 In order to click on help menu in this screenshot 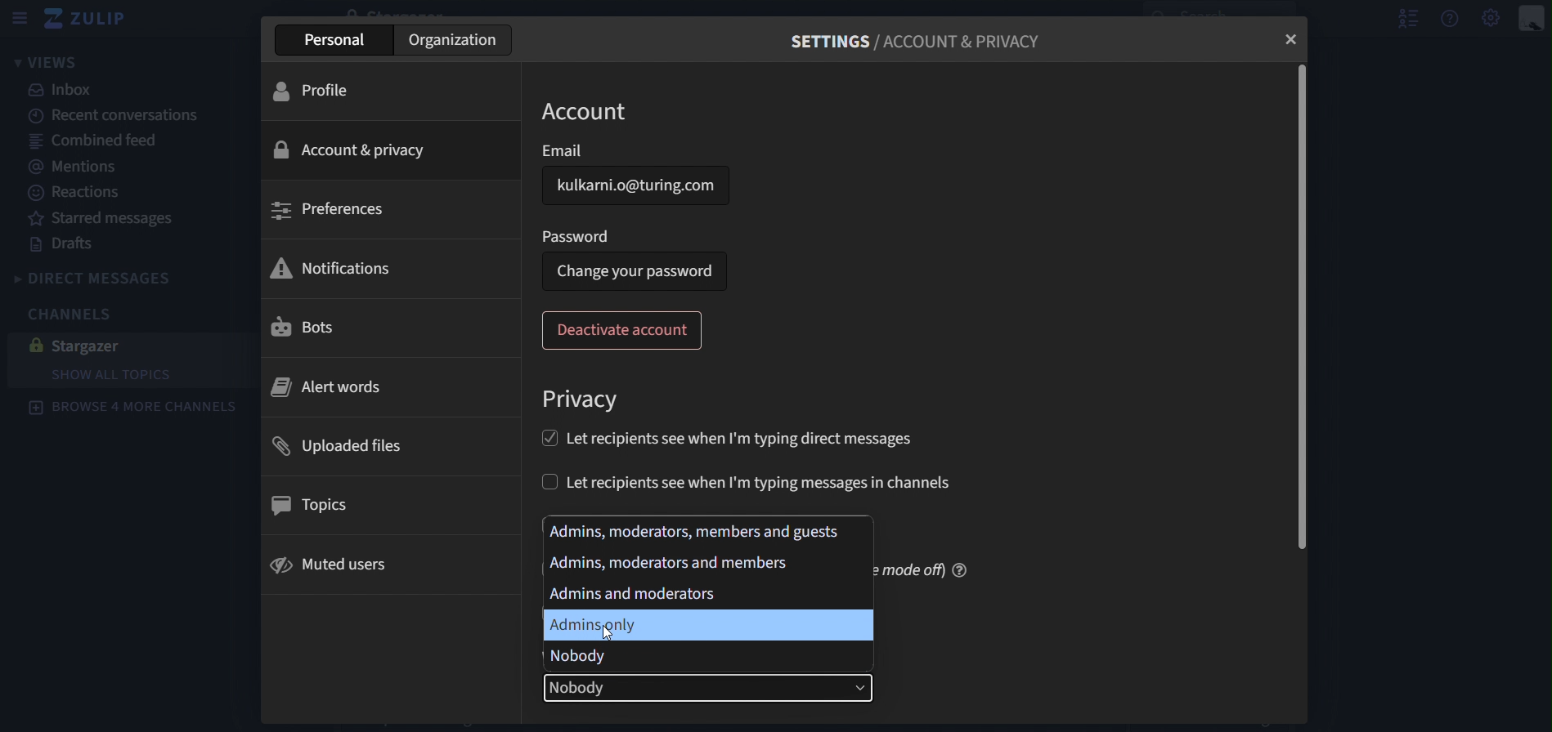, I will do `click(1450, 21)`.